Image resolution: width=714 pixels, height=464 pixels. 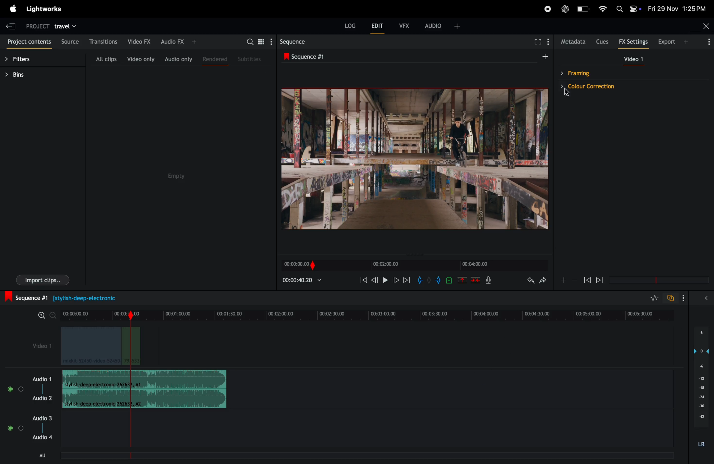 What do you see at coordinates (603, 9) in the screenshot?
I see `wifi` at bounding box center [603, 9].